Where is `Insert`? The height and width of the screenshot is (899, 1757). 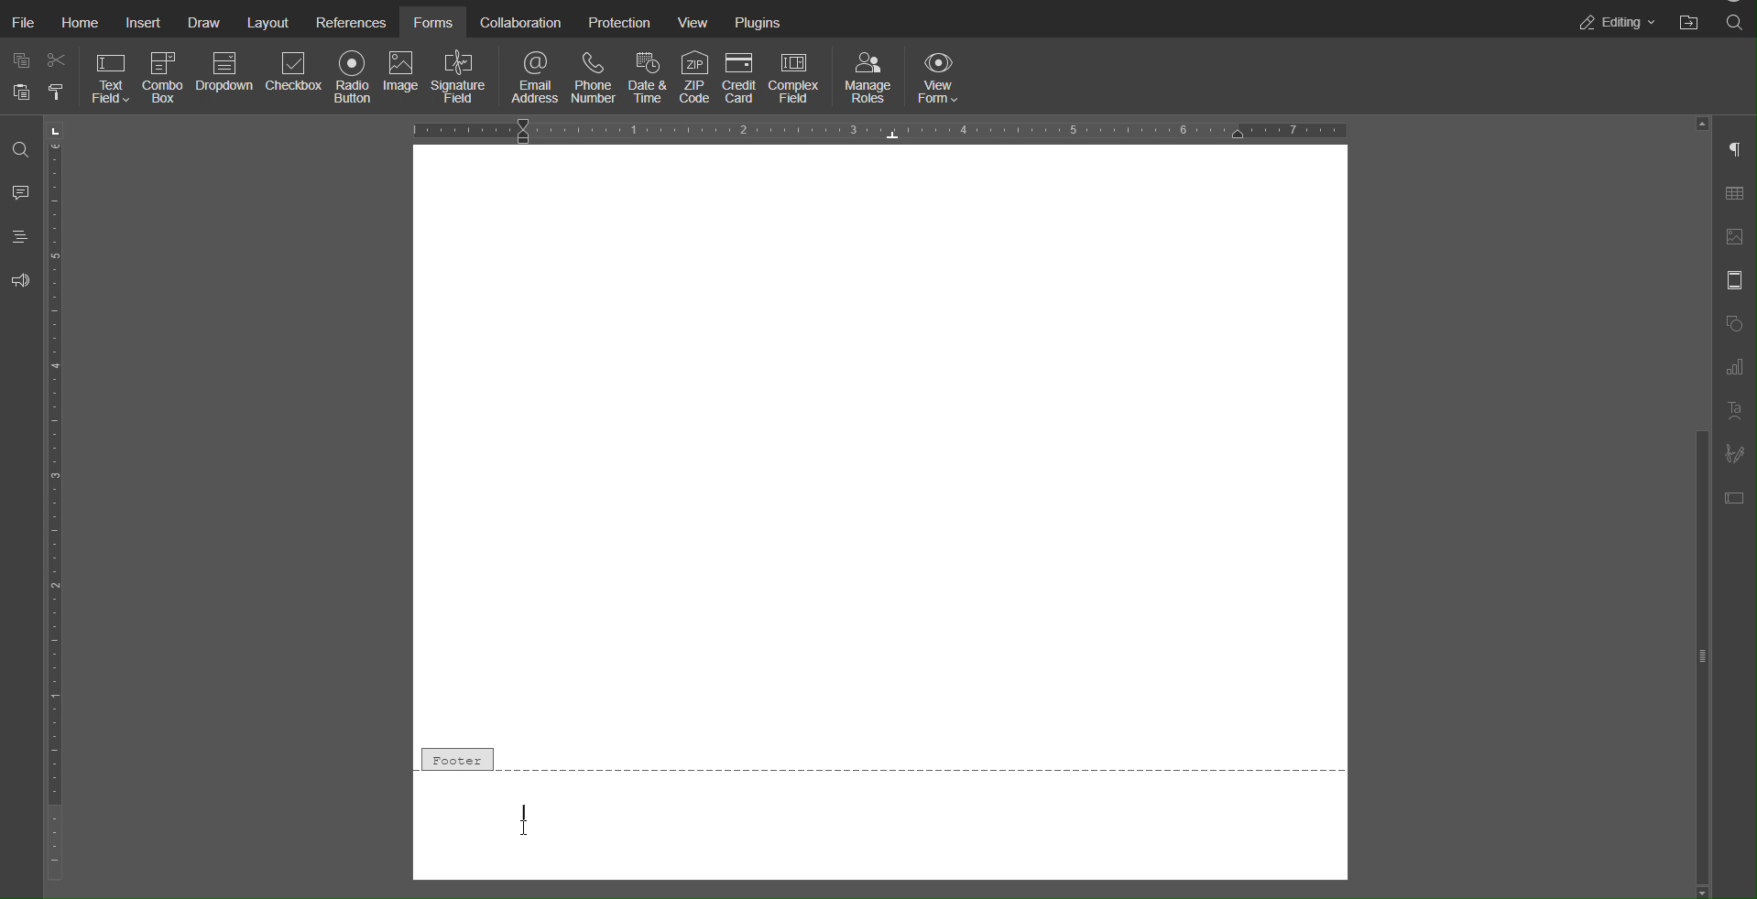
Insert is located at coordinates (145, 23).